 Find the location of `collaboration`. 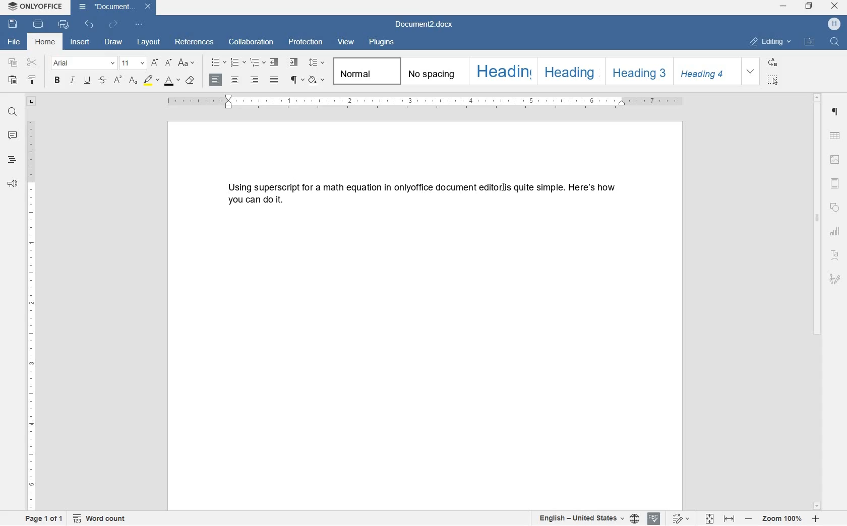

collaboration is located at coordinates (251, 43).